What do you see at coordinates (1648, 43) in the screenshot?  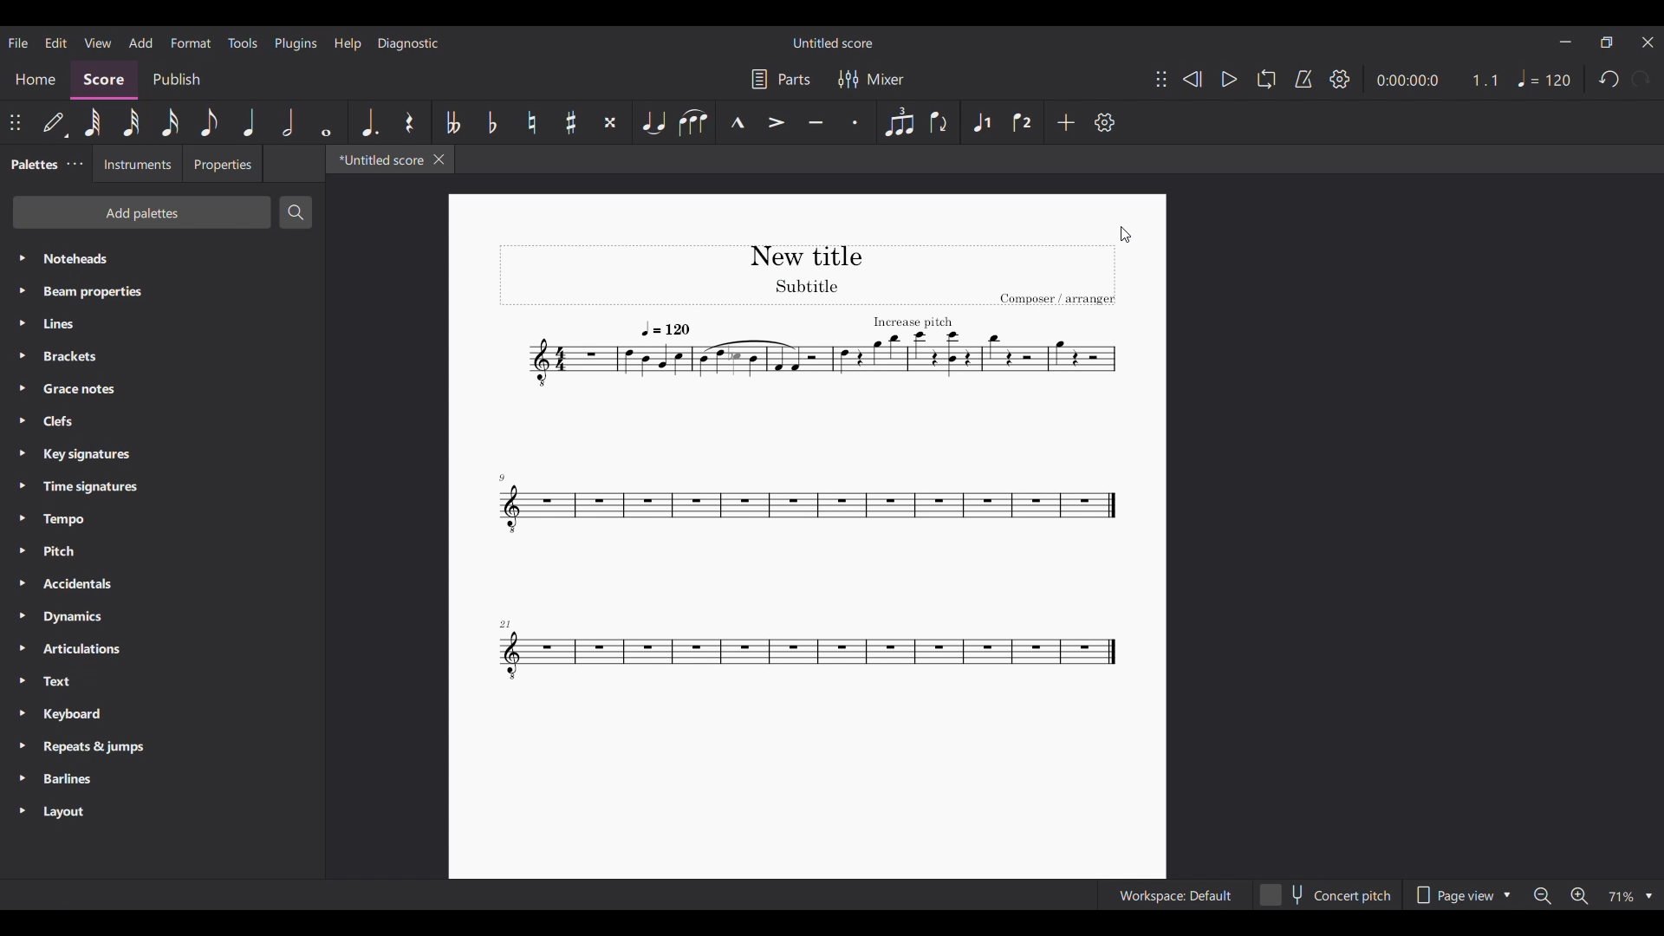 I see `Close interface` at bounding box center [1648, 43].